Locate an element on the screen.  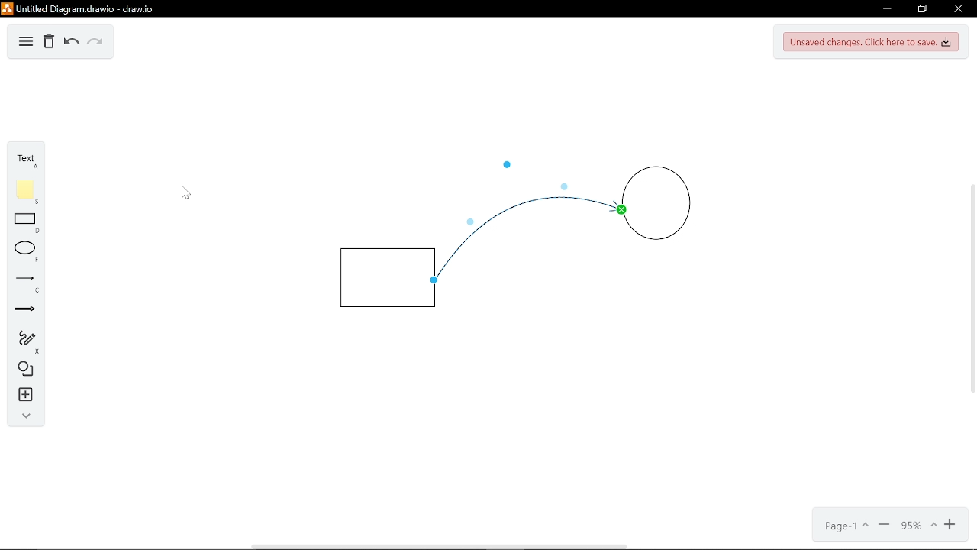
Diagram is located at coordinates (23, 368).